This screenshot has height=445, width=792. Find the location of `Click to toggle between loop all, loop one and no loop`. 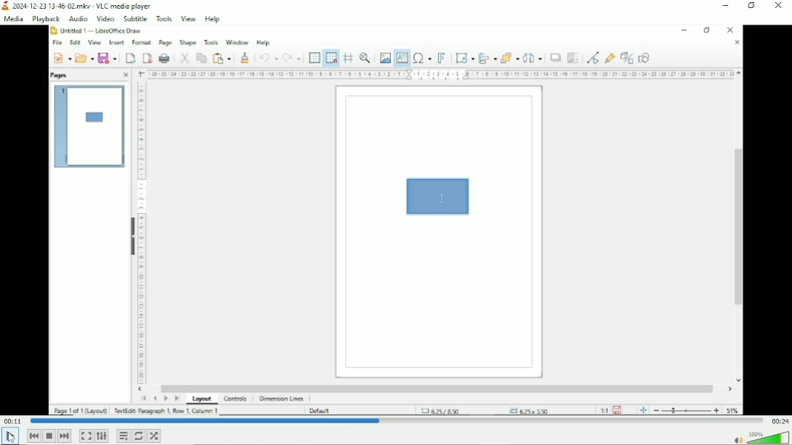

Click to toggle between loop all, loop one and no loop is located at coordinates (139, 436).